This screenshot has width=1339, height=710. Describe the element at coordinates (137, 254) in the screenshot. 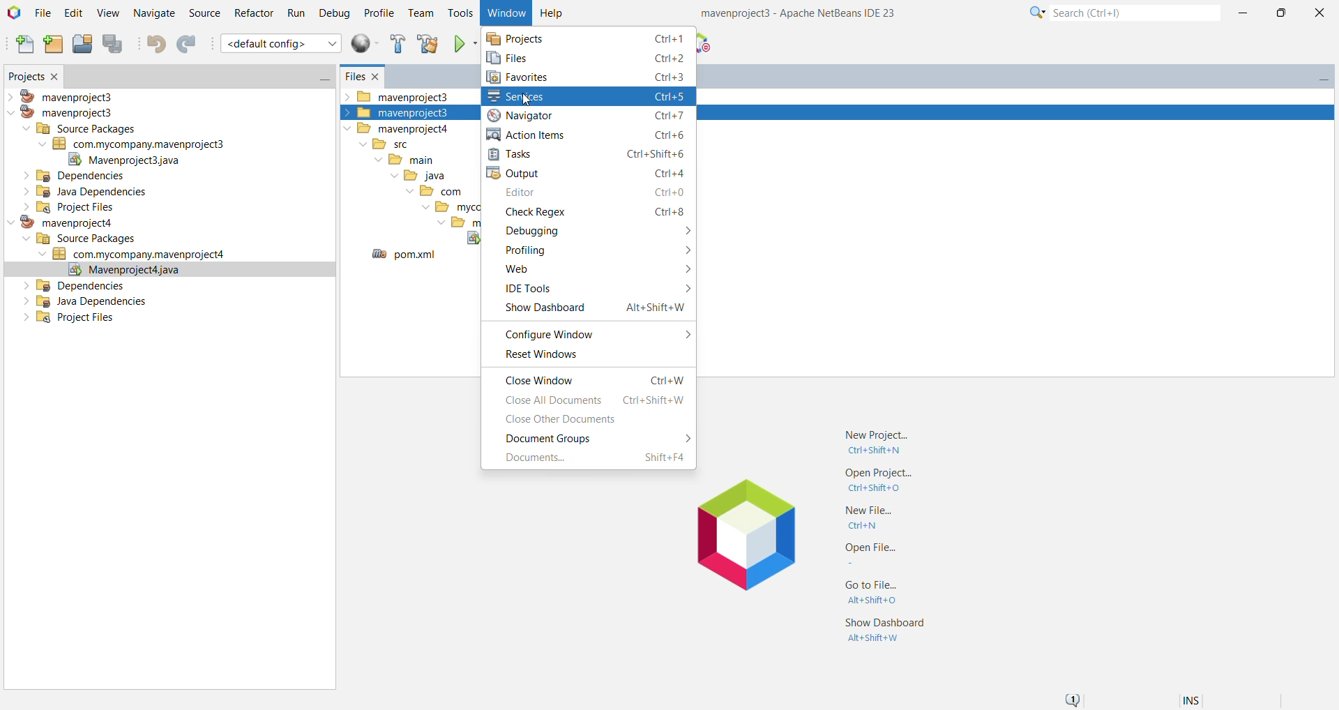

I see `Jave Source Package (com.mycompany.mavenproject4)` at that location.